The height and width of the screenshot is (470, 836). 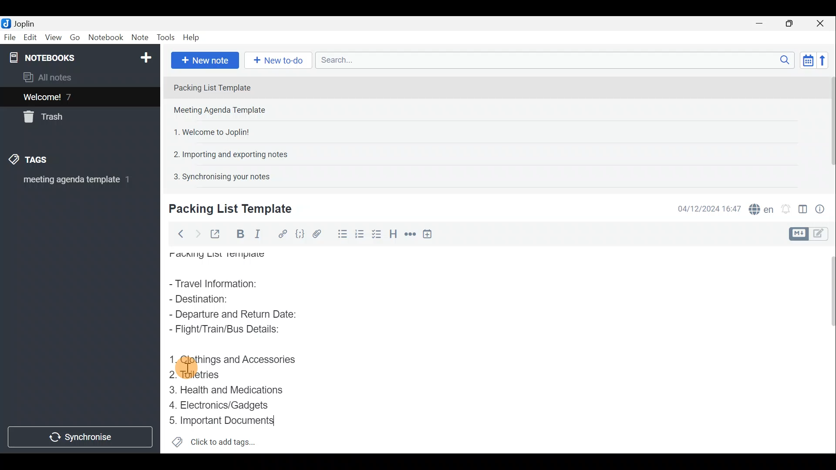 I want to click on Hyperlink, so click(x=281, y=233).